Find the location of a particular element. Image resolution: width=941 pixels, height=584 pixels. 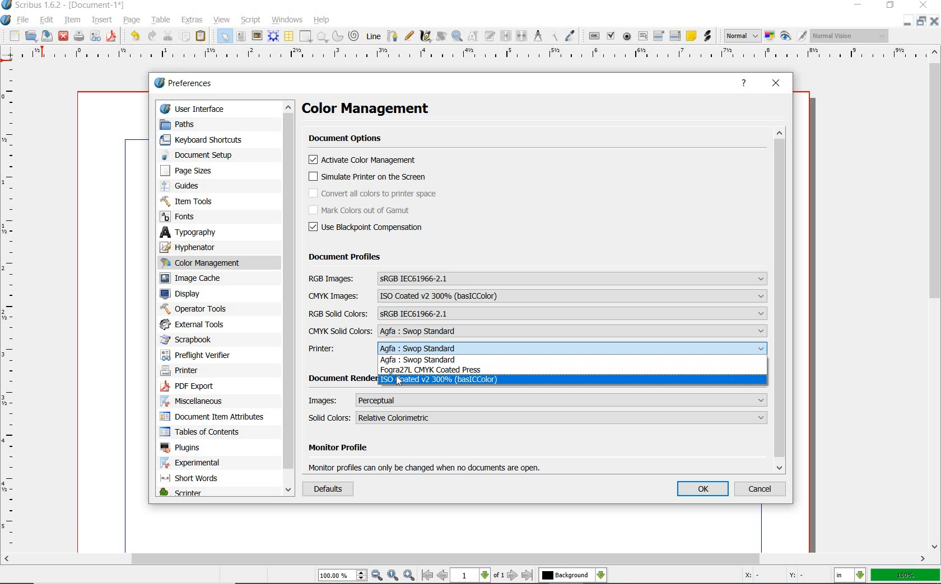

shape is located at coordinates (306, 36).